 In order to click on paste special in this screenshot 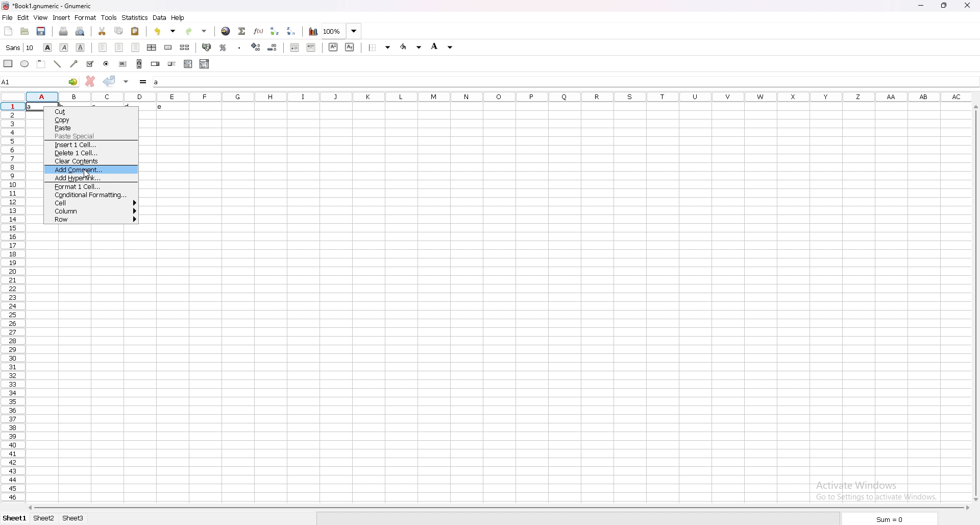, I will do `click(92, 136)`.